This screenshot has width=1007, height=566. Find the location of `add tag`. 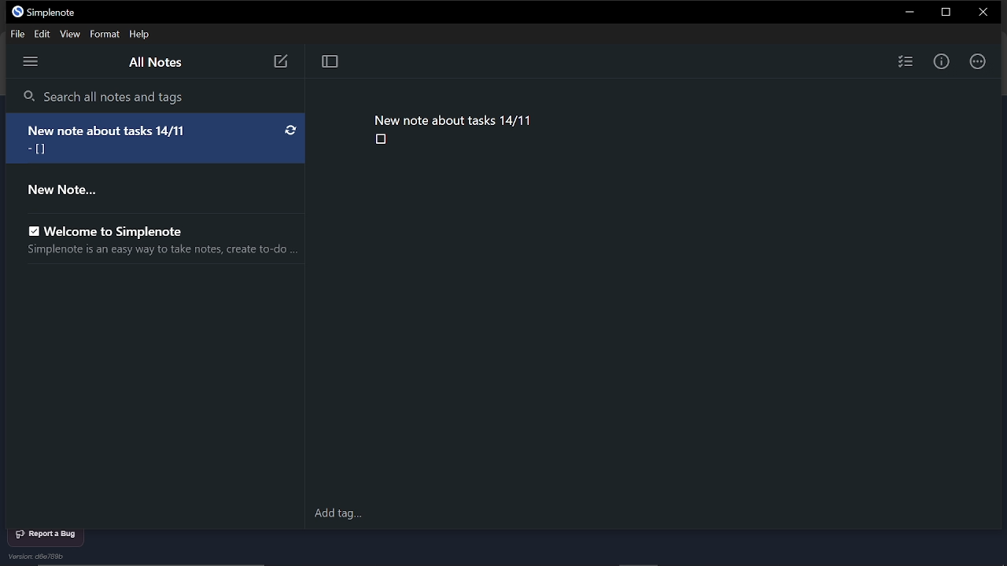

add tag is located at coordinates (345, 514).